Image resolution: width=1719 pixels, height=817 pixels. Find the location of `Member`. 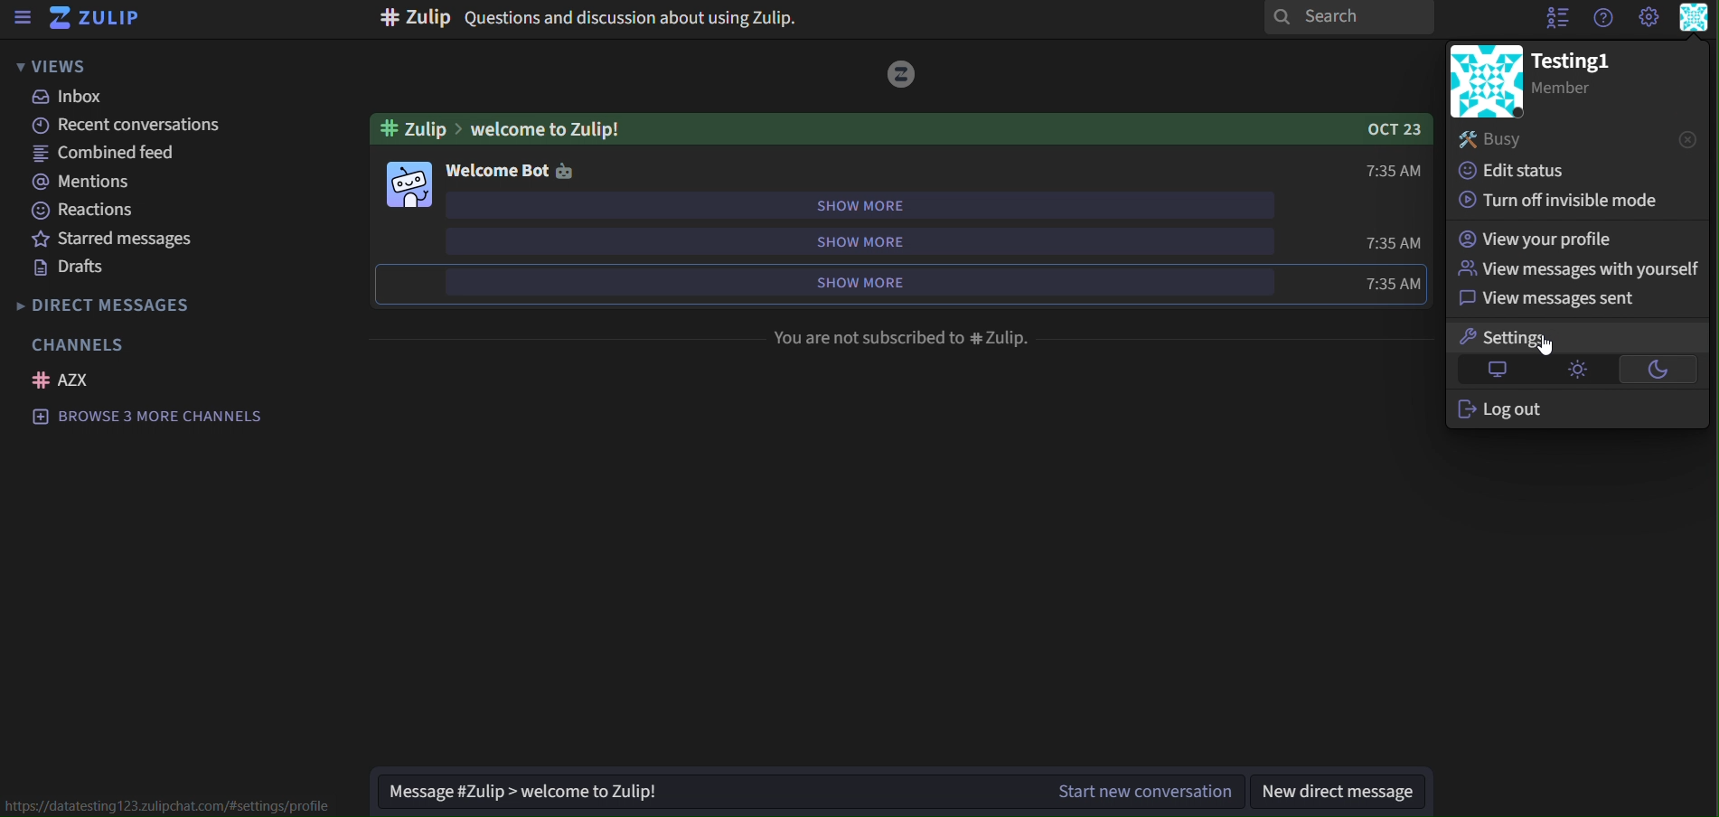

Member is located at coordinates (1578, 89).